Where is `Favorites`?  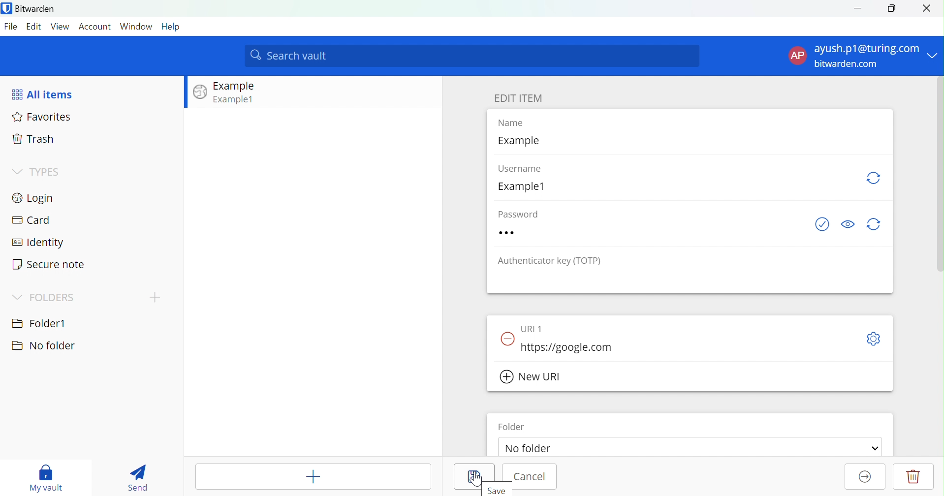
Favorites is located at coordinates (43, 118).